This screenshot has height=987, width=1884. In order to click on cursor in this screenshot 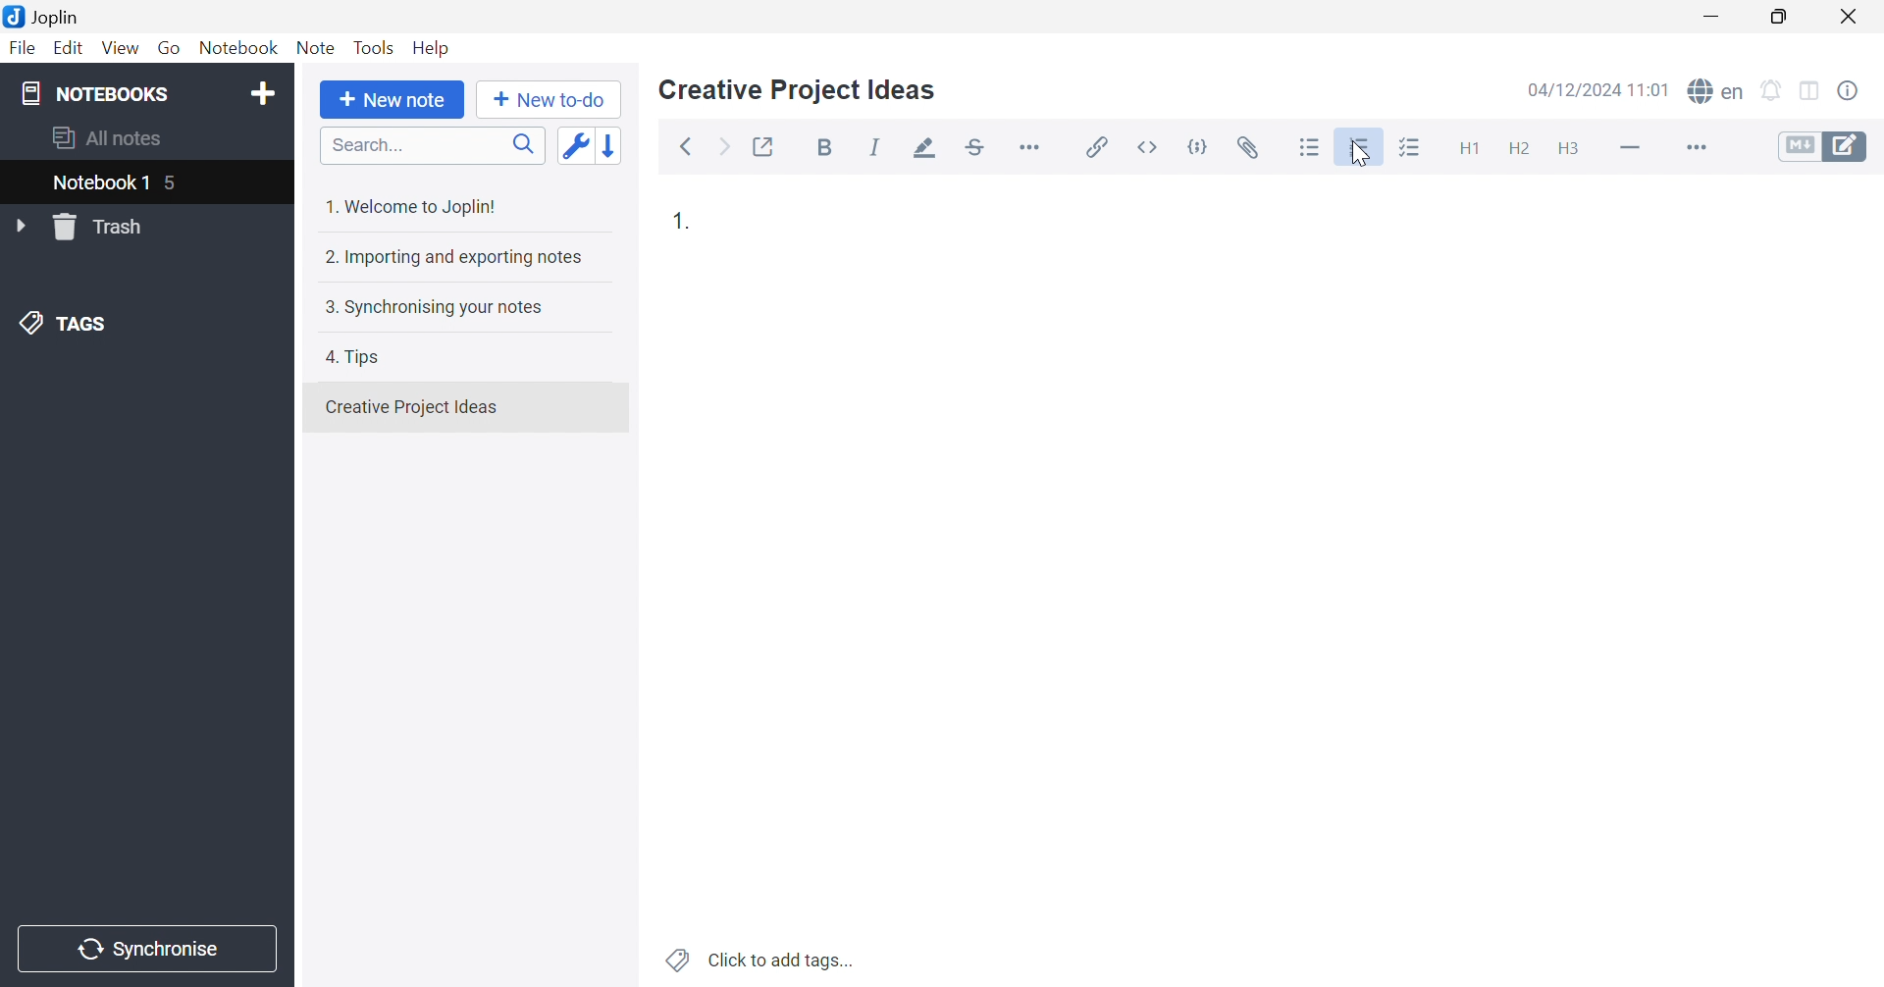, I will do `click(1362, 157)`.